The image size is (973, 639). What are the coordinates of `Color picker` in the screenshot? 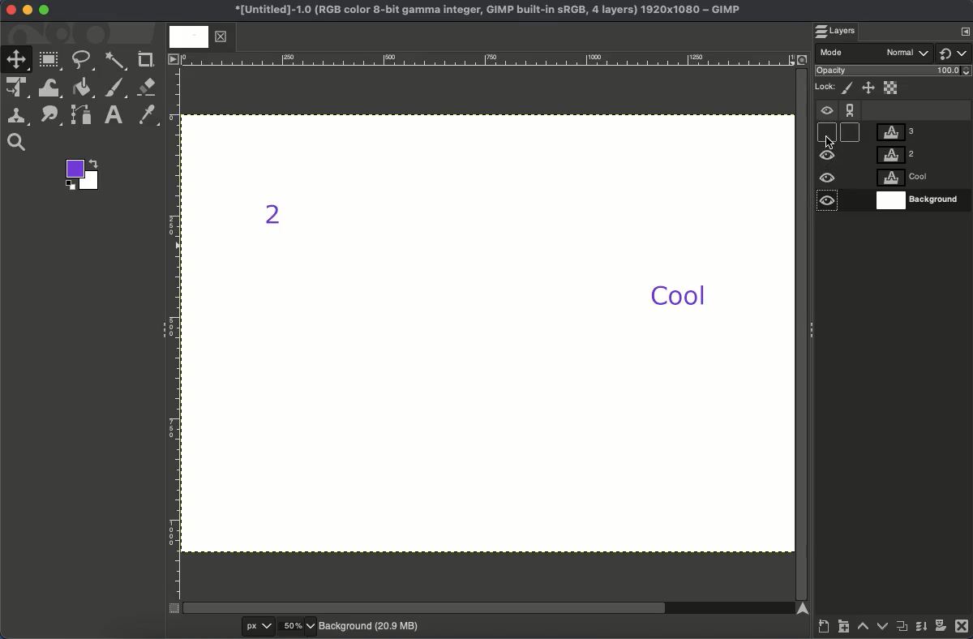 It's located at (149, 116).